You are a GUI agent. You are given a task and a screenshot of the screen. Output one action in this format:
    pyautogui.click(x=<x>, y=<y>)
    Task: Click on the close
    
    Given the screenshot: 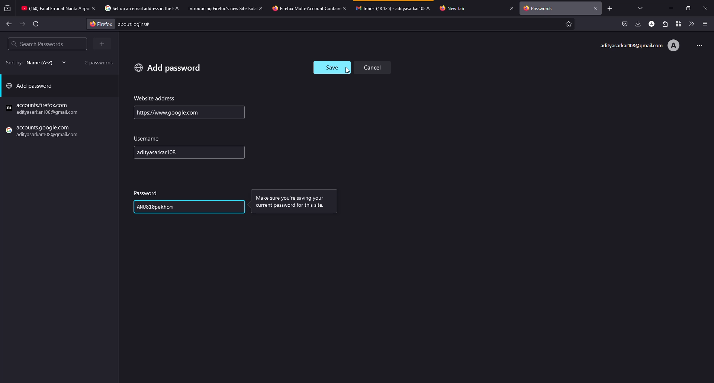 What is the action you would take?
    pyautogui.click(x=596, y=7)
    